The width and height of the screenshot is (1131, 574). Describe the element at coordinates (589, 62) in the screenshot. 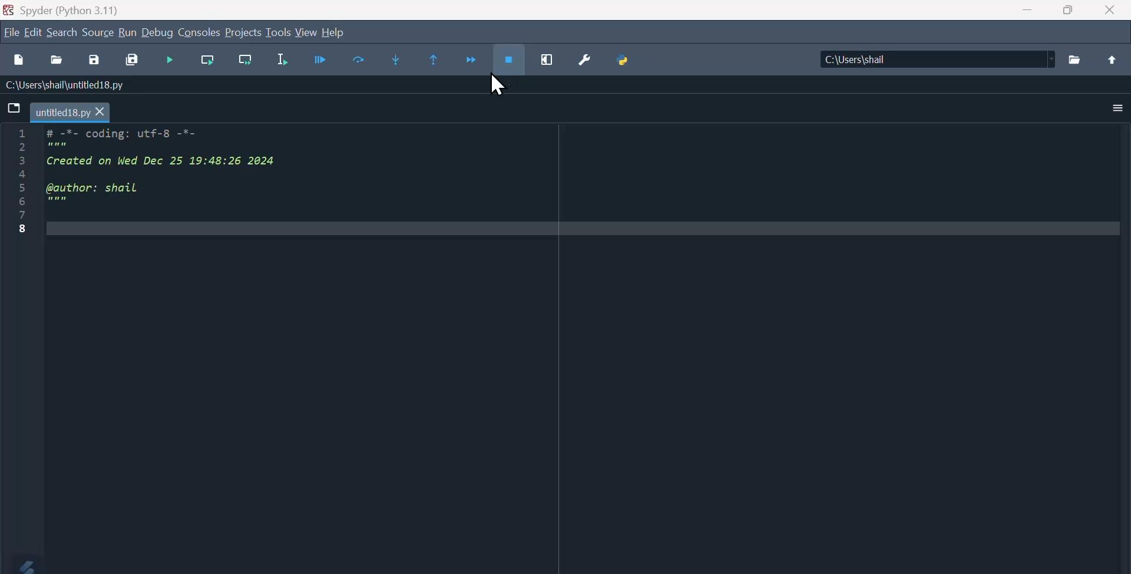

I see `Preferences` at that location.